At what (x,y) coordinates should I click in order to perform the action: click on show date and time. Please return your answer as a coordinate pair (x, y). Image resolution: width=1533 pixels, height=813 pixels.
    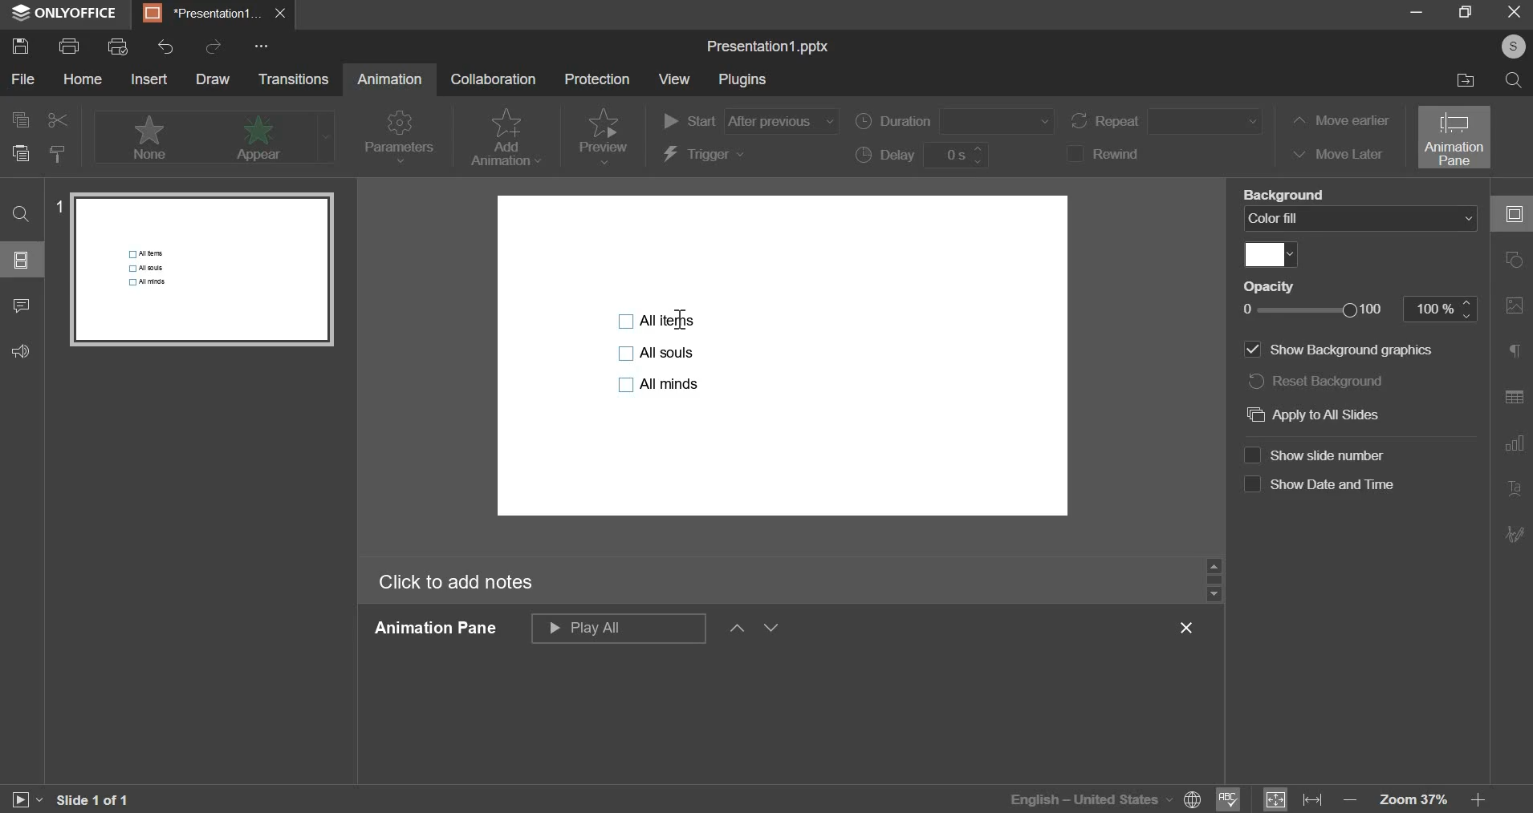
    Looking at the image, I should click on (1319, 485).